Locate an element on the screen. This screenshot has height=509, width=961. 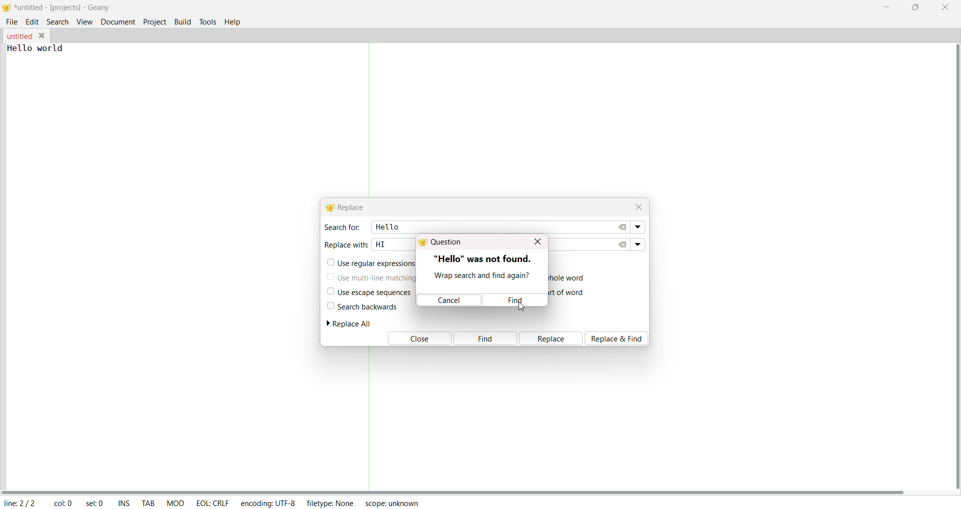
document is located at coordinates (118, 21).